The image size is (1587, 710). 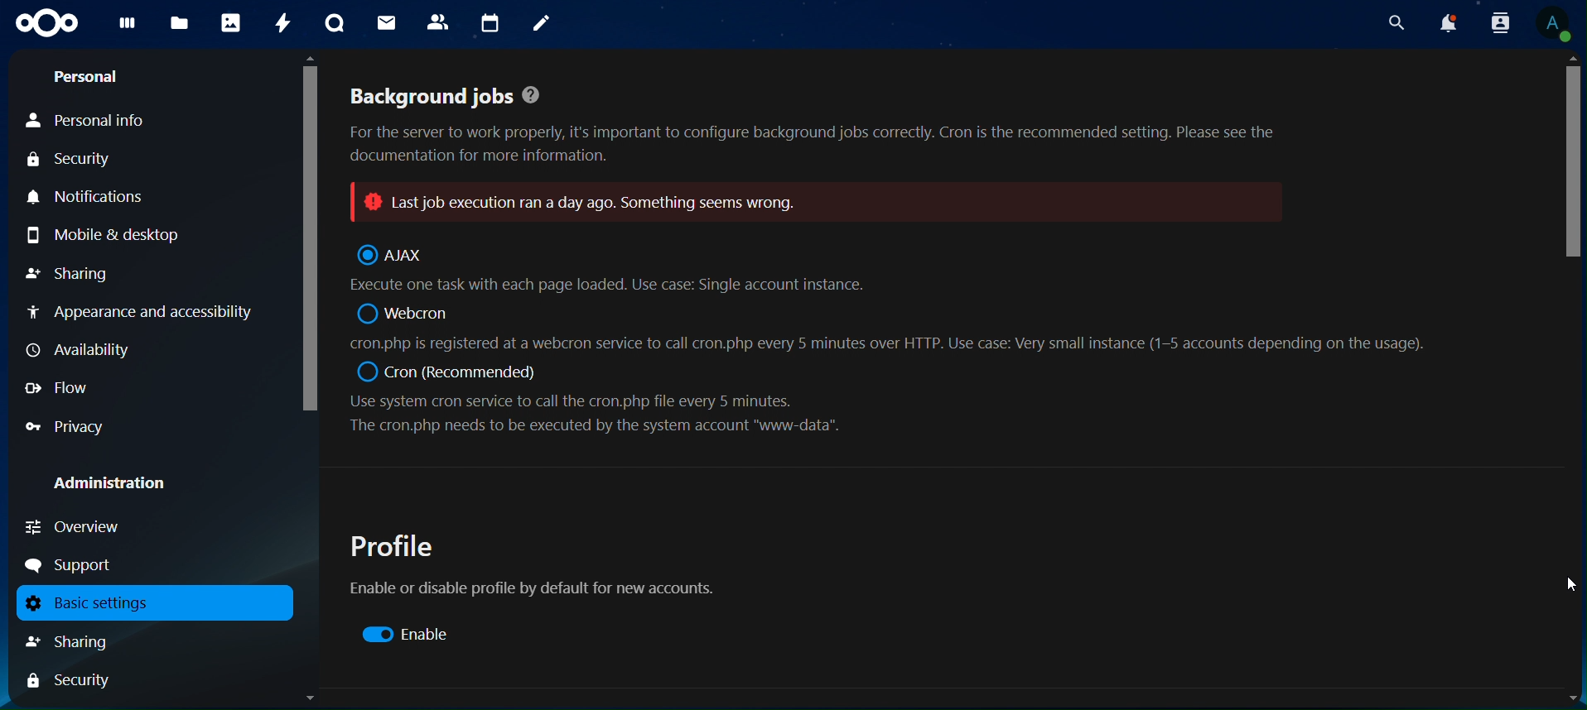 What do you see at coordinates (286, 23) in the screenshot?
I see `activity` at bounding box center [286, 23].